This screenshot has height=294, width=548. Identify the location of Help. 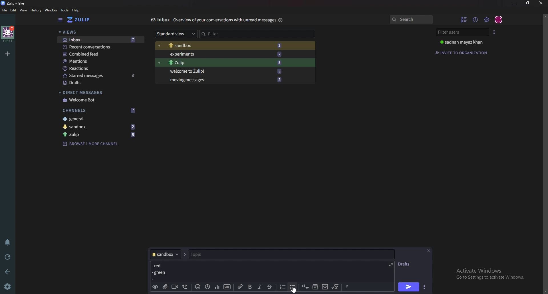
(281, 20).